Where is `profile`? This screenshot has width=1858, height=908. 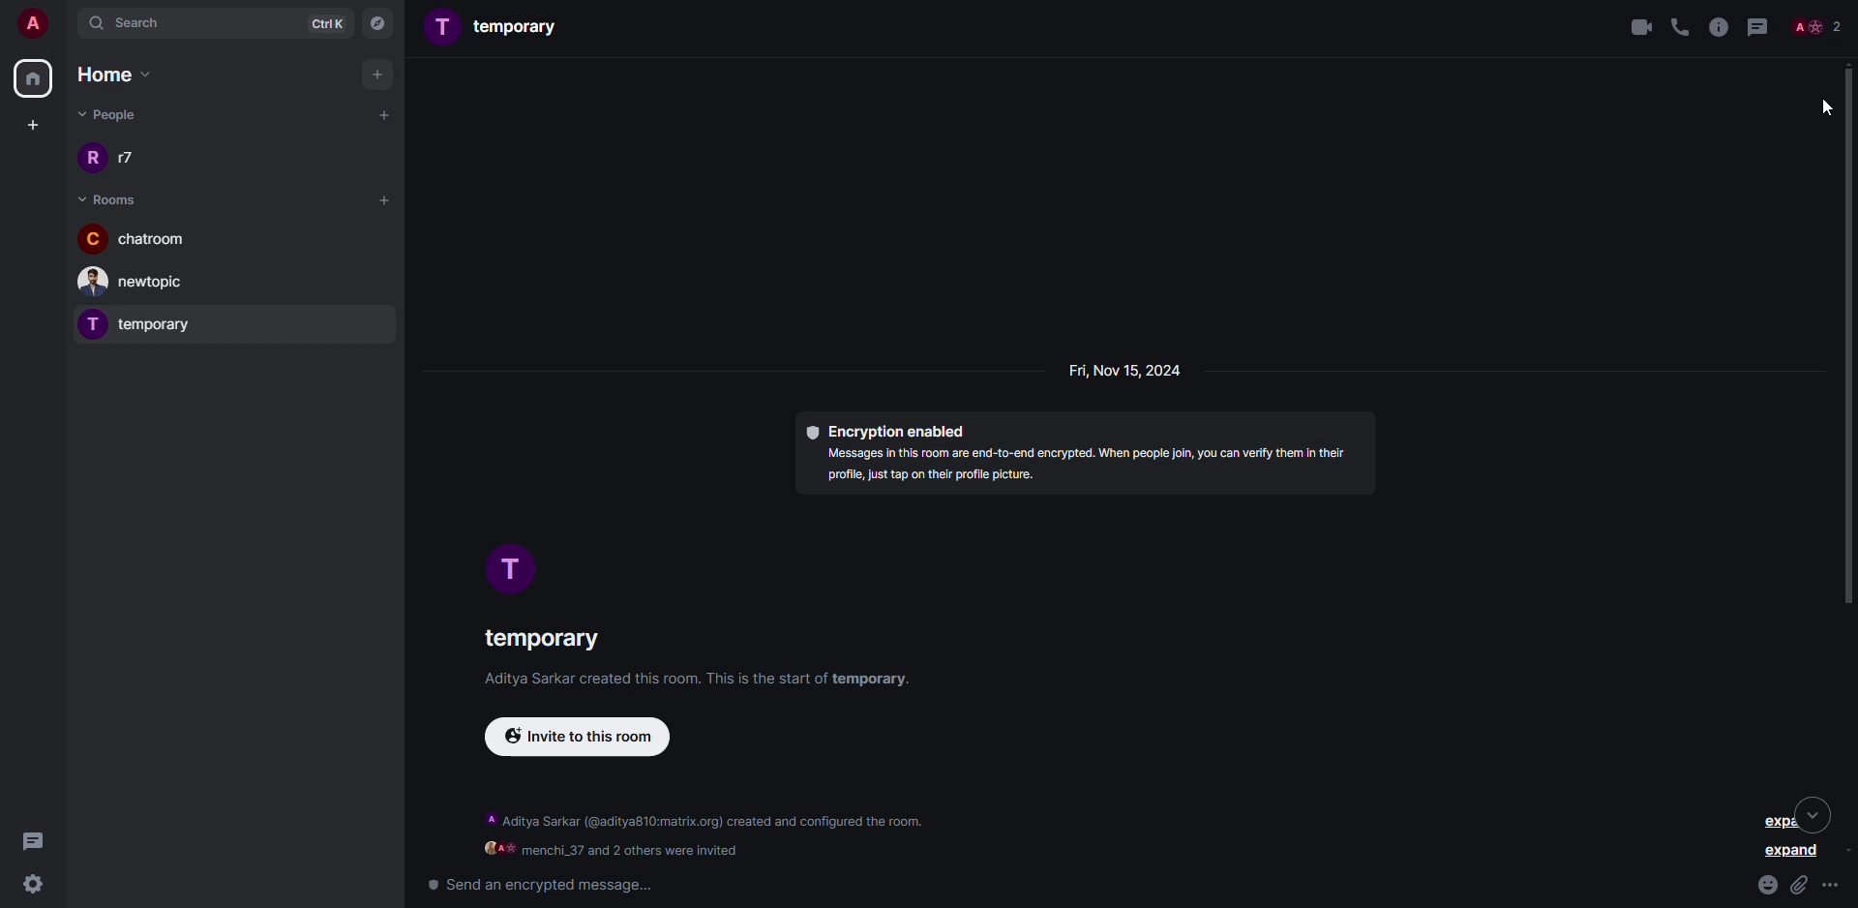
profile is located at coordinates (515, 571).